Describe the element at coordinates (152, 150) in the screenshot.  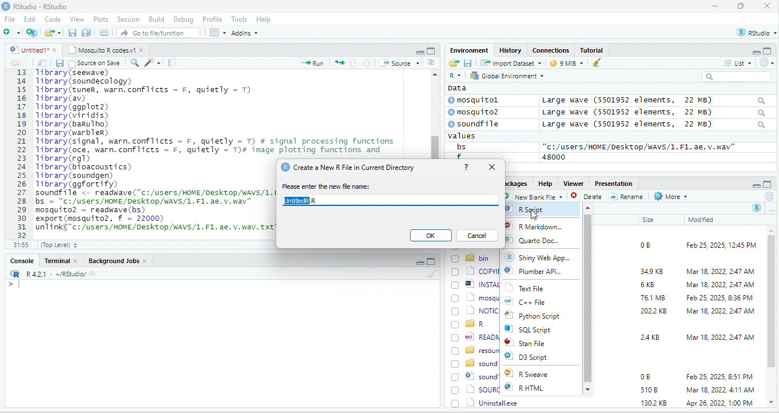
I see `fipt 2 (0) ©] Rhistory 0B Feb 25, 2025, 12:45 PM
oO bin
0) 1) copying 349K8 Mar 18,2022, 247 AM
(J ®] INSTALL 6KB Mar 18, 2022, 247 AM
(0 1) mosauitoxt T6IMB Feb 25,2025 8:36 PM
0 [3 norce 2002K8 Mar 18, 2022, 247 AM
0 @r
(7) %) READMEmd 248 Mar 18, 2022, 247 AM
(0) resources
[5 sound analysis
(0) ©) soundiR LO Feb 25, 2025, 851 PM
0 1 source s108 Mar 18, 2022, 41 AM
(71 Uninstallexe 1302KB  Apr26,2022 1.00PM ¥` at that location.